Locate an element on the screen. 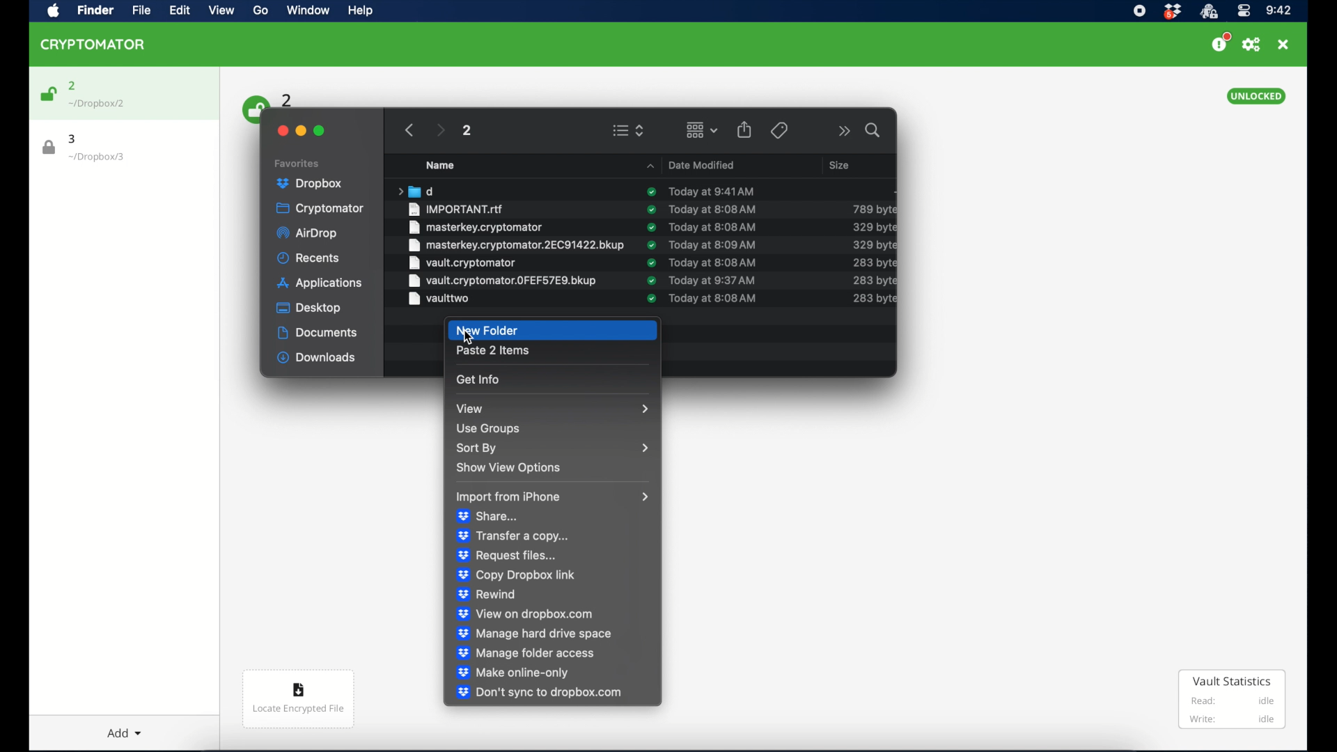  documents is located at coordinates (318, 333).